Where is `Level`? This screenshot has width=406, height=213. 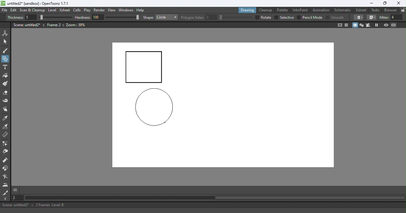 Level is located at coordinates (52, 10).